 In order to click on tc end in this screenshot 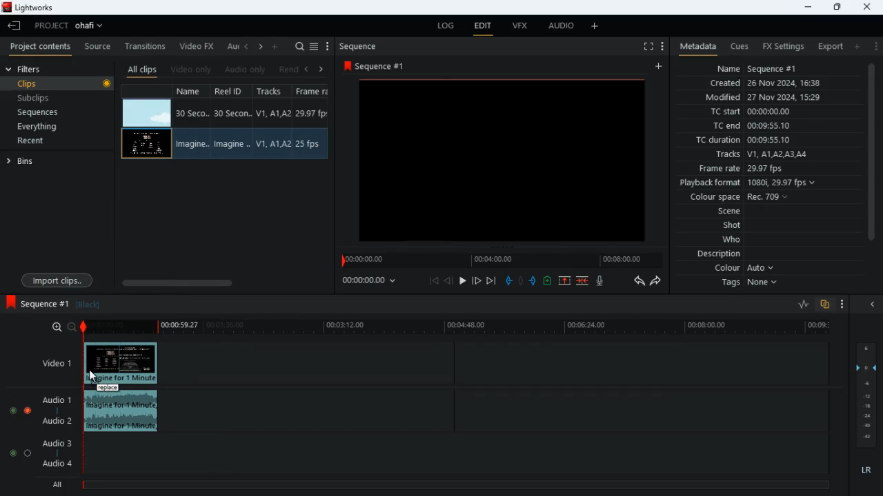, I will do `click(746, 126)`.